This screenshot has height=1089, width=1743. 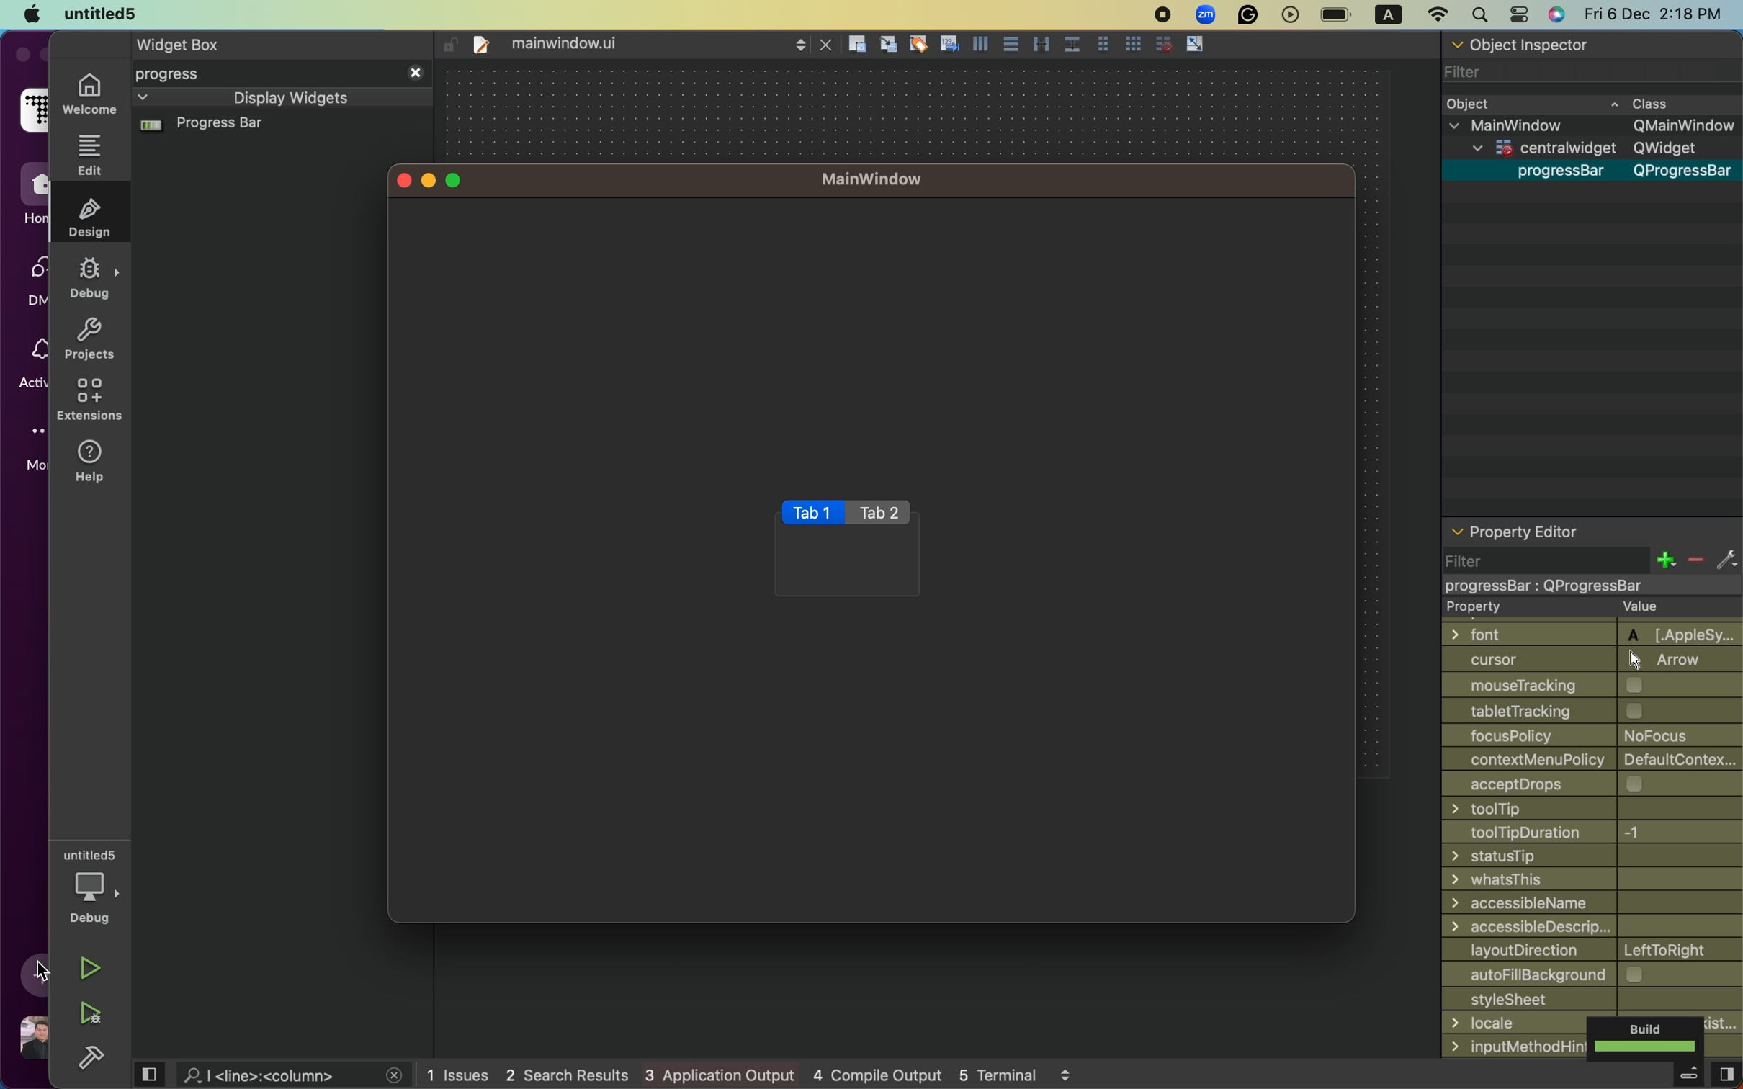 What do you see at coordinates (1592, 879) in the screenshot?
I see `what's this` at bounding box center [1592, 879].